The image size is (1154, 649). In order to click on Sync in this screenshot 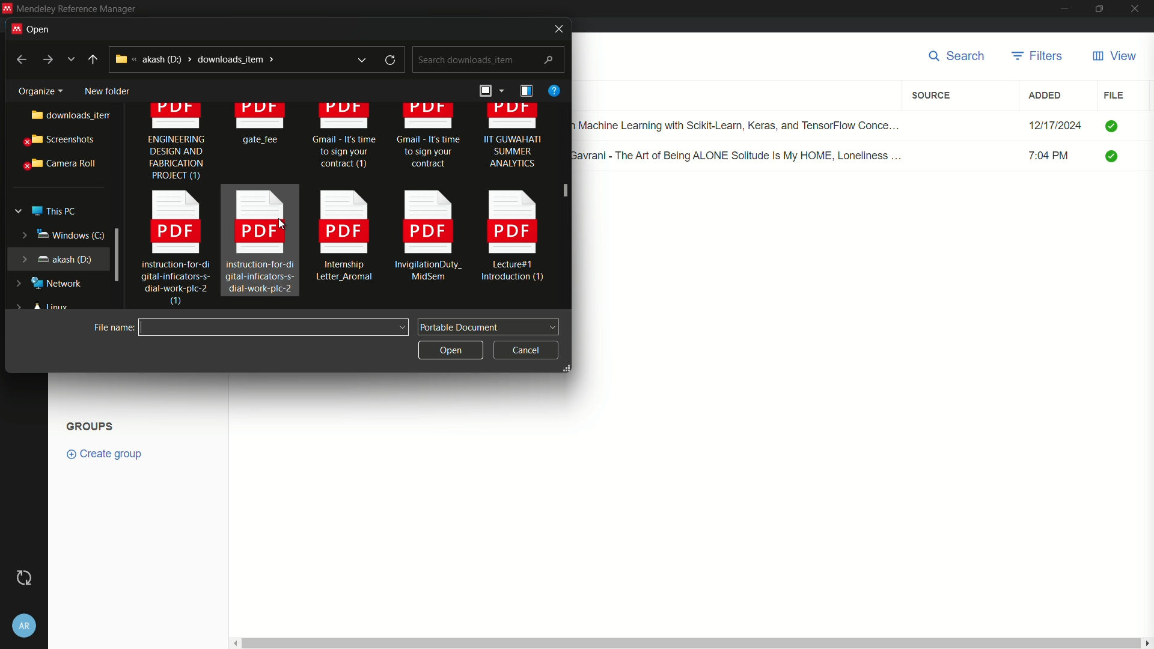, I will do `click(24, 577)`.